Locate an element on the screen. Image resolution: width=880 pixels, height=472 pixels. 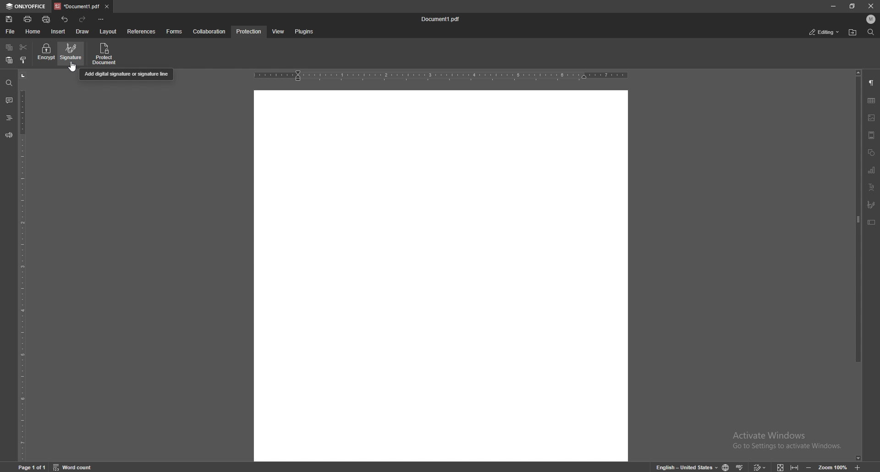
text box is located at coordinates (871, 222).